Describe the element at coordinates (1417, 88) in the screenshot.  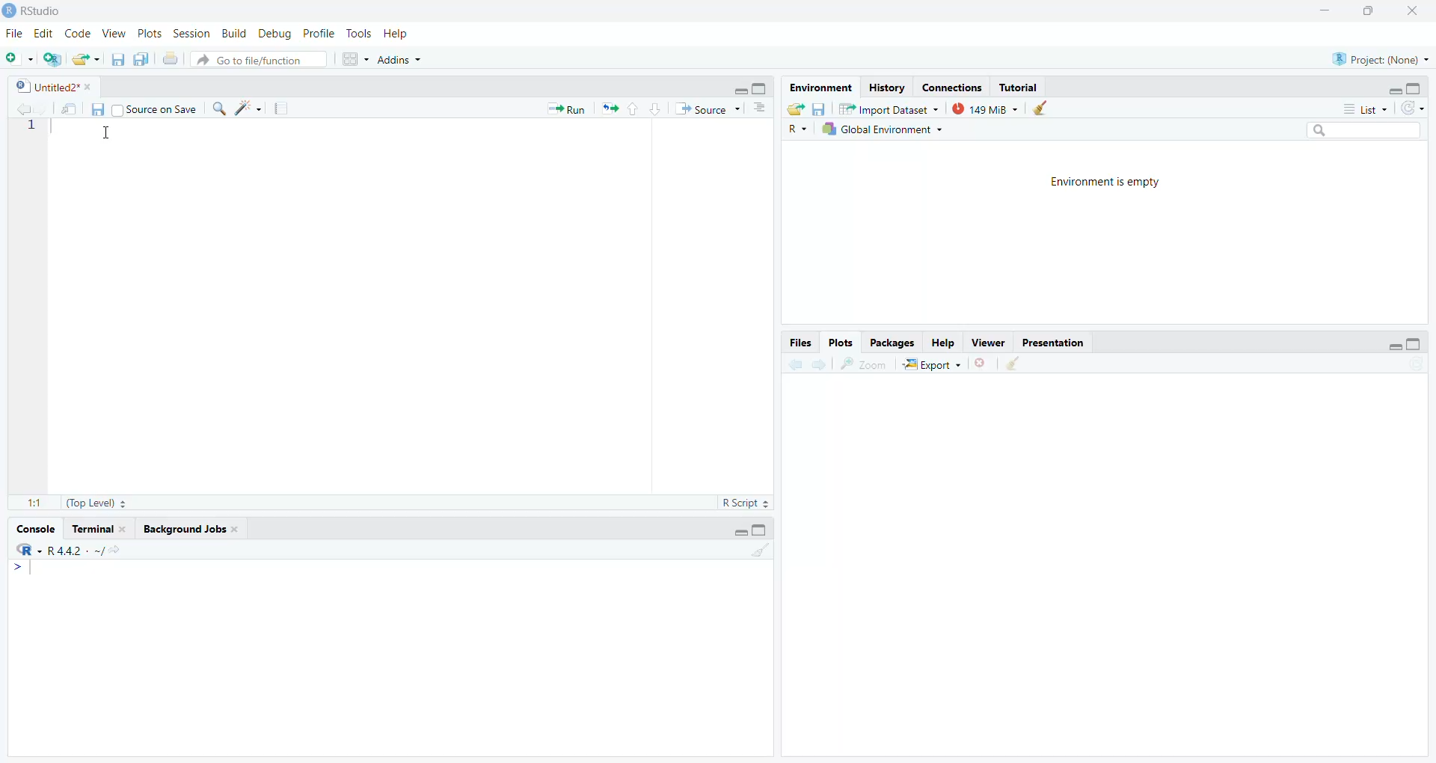
I see `Maximize` at that location.